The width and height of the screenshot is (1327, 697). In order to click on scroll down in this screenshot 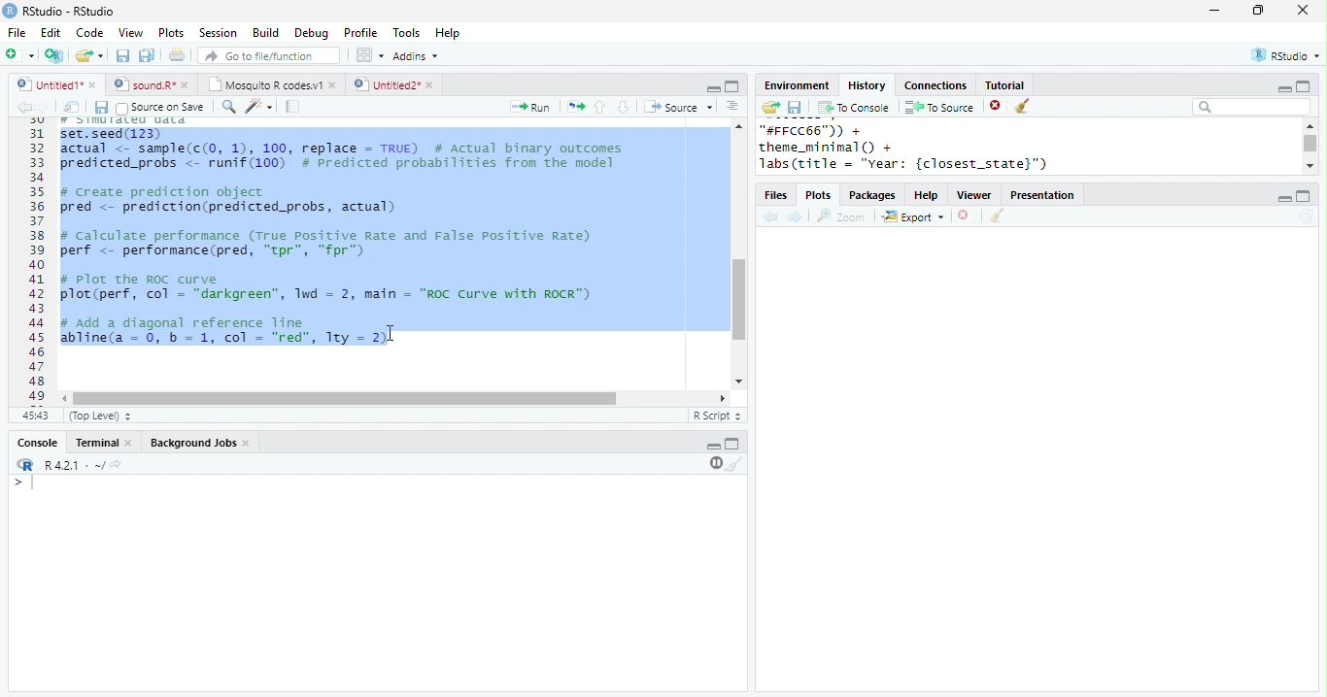, I will do `click(737, 382)`.